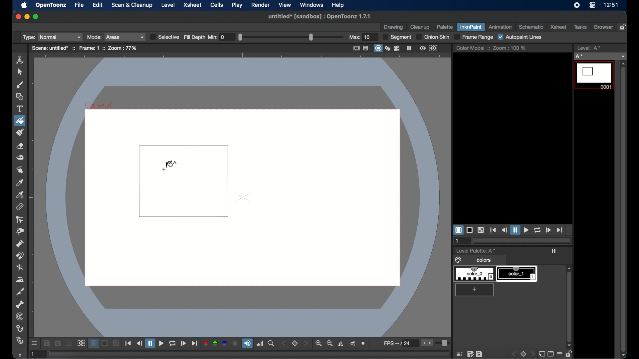 This screenshot has height=359, width=639. I want to click on checkered background, so click(115, 343).